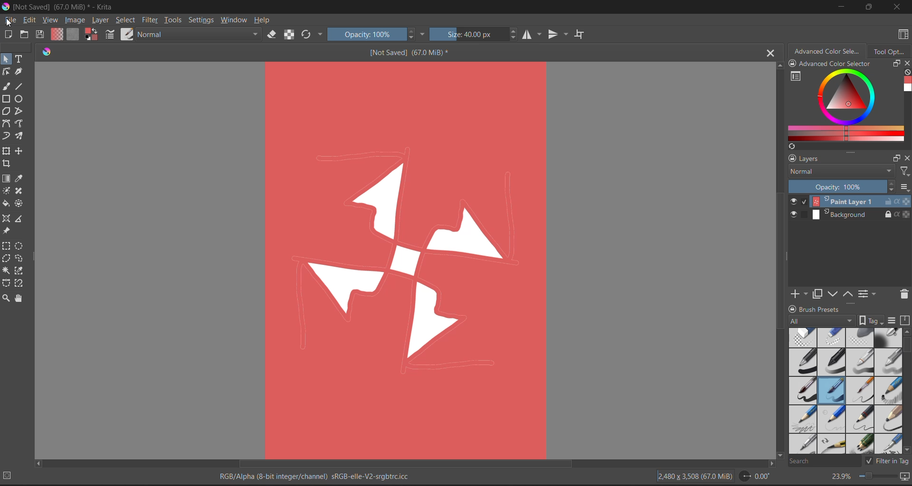 Image resolution: width=912 pixels, height=486 pixels. I want to click on brush presets, so click(846, 392).